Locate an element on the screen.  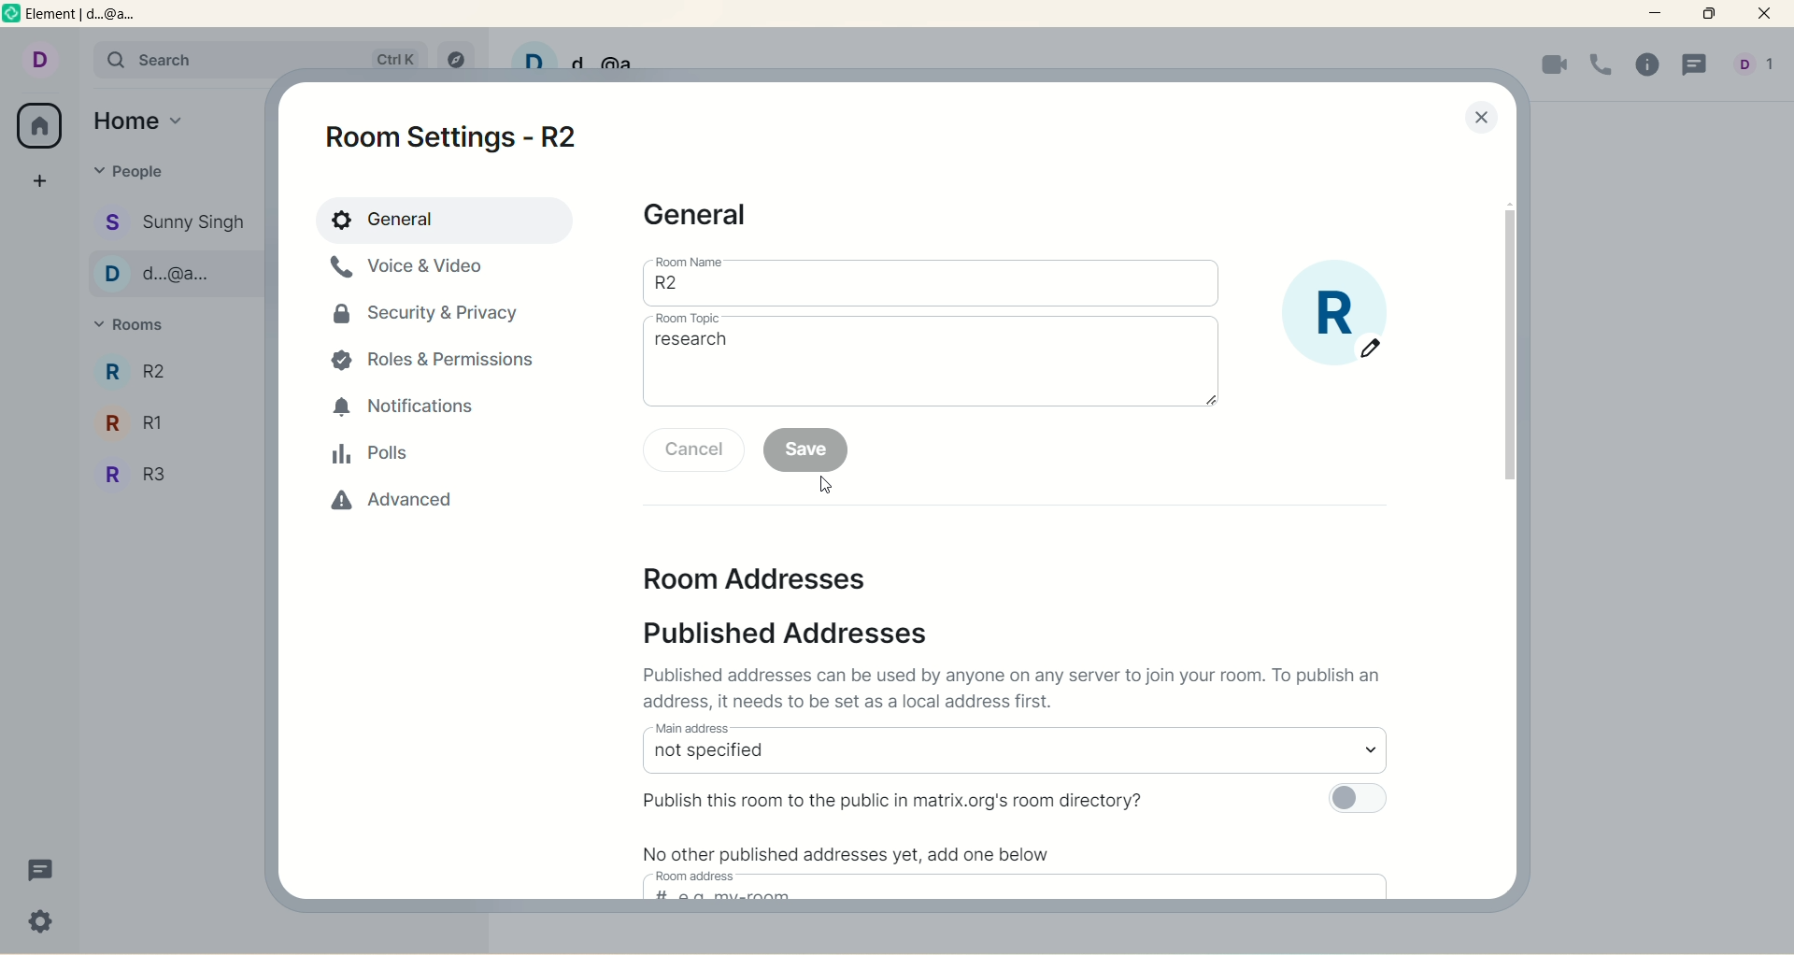
Sunny singh is located at coordinates (176, 222).